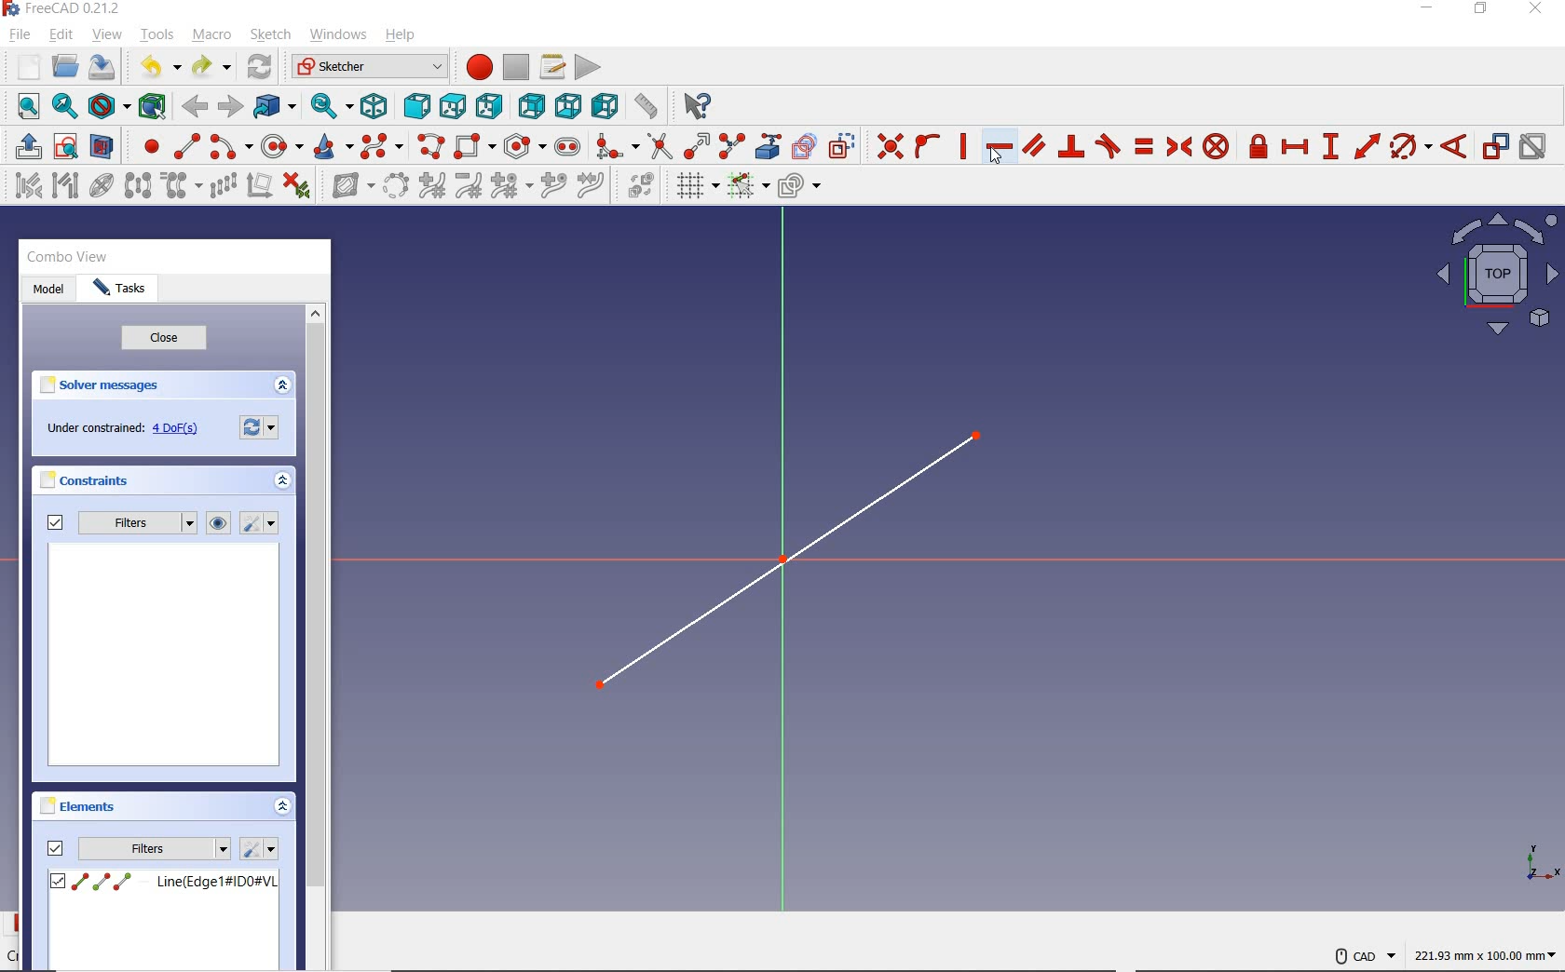 The width and height of the screenshot is (1565, 972). What do you see at coordinates (66, 108) in the screenshot?
I see `FIT SELECTION` at bounding box center [66, 108].